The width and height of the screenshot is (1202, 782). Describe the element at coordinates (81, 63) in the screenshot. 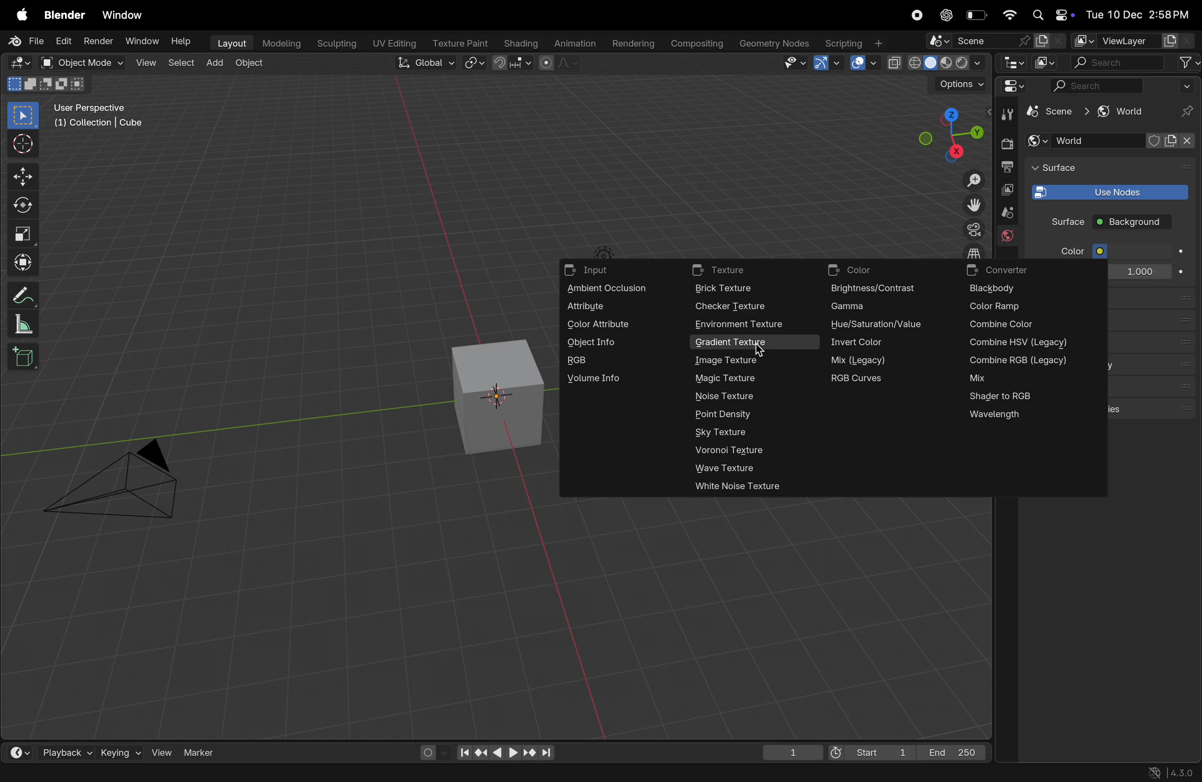

I see `object mode` at that location.